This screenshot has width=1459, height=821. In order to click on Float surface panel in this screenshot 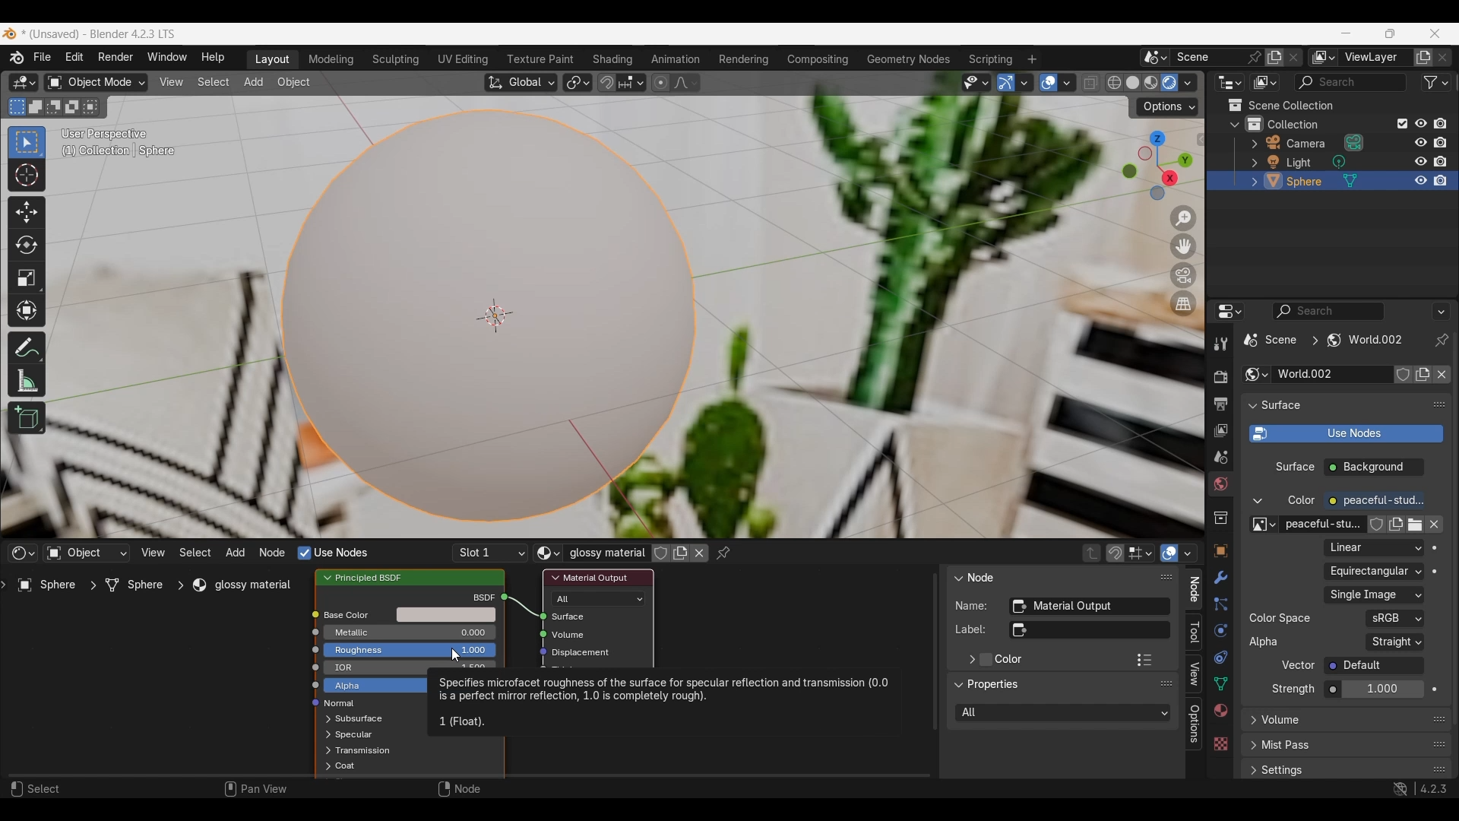, I will do `click(1440, 404)`.